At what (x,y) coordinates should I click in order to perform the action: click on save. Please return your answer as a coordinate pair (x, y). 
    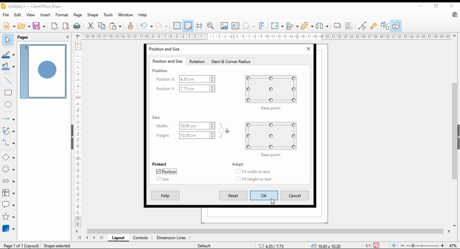
    Looking at the image, I should click on (376, 245).